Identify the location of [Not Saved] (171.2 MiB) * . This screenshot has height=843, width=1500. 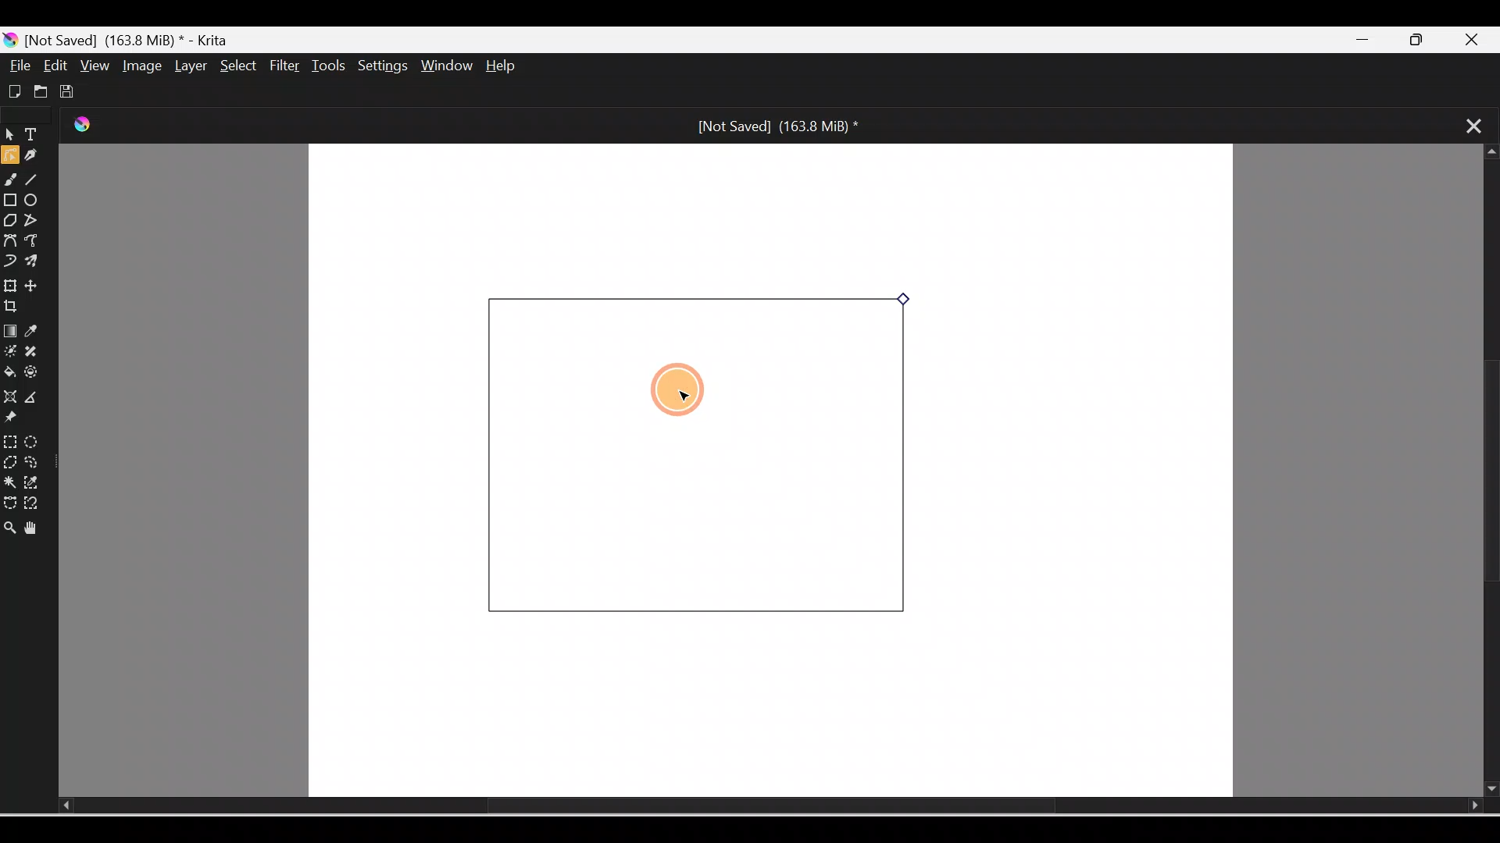
(773, 125).